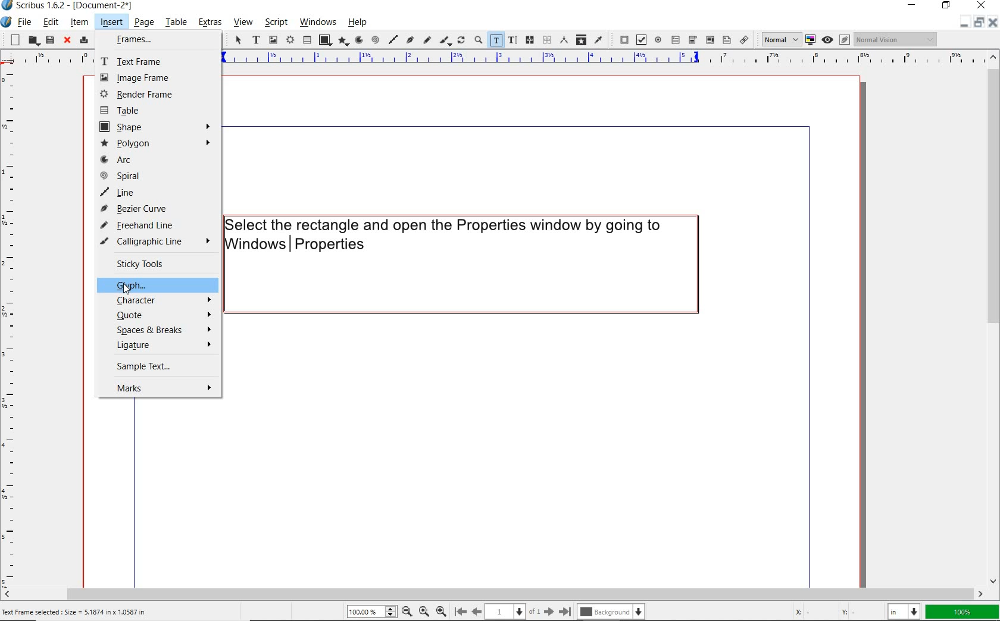  Describe the element at coordinates (407, 611) in the screenshot. I see `zoom out` at that location.